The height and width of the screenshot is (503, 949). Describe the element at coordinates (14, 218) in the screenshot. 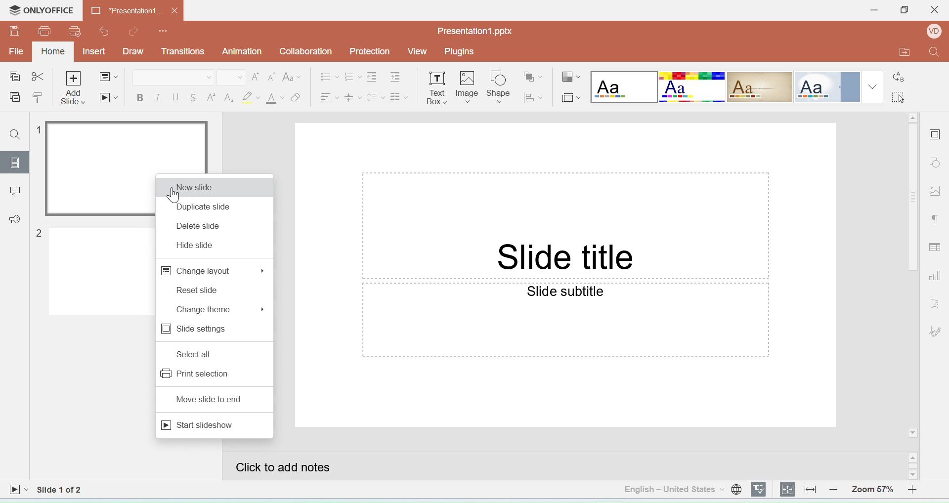

I see `Feedback & support` at that location.